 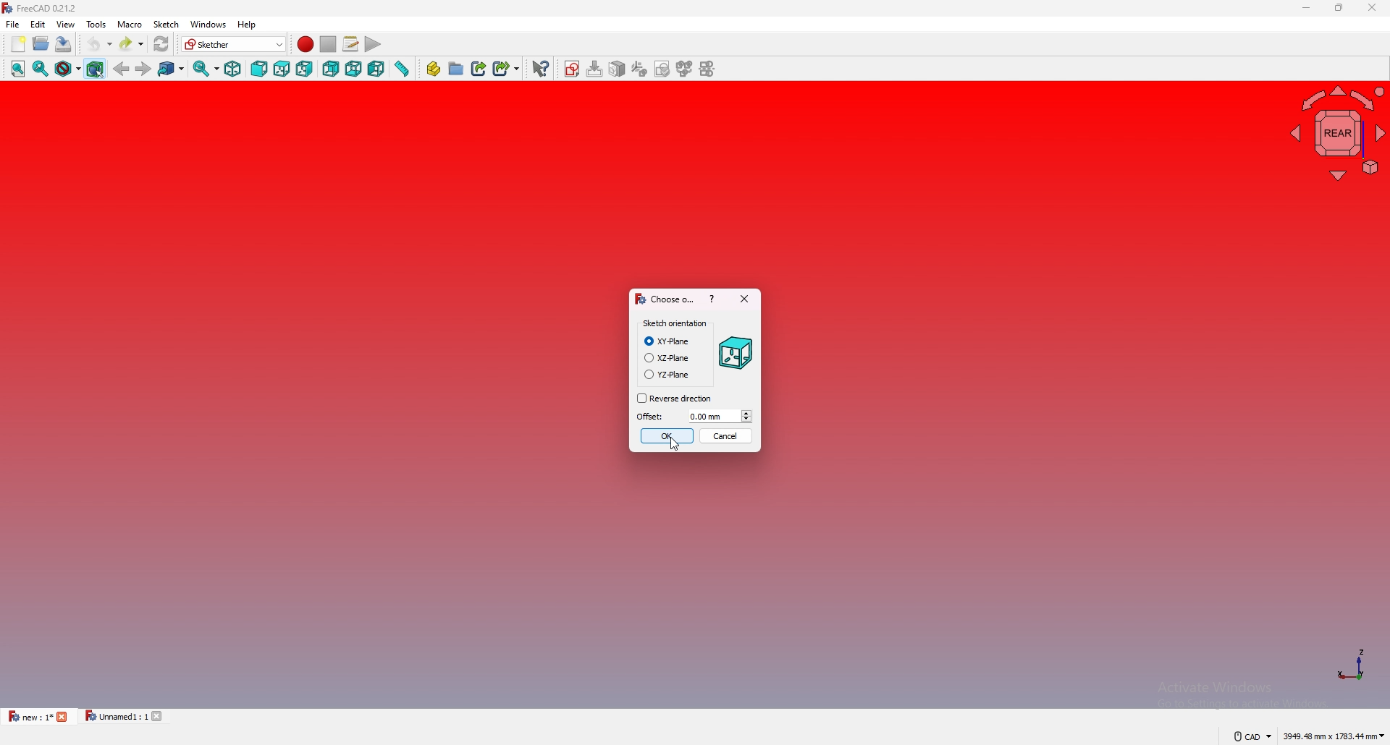 I want to click on refresh, so click(x=162, y=44).